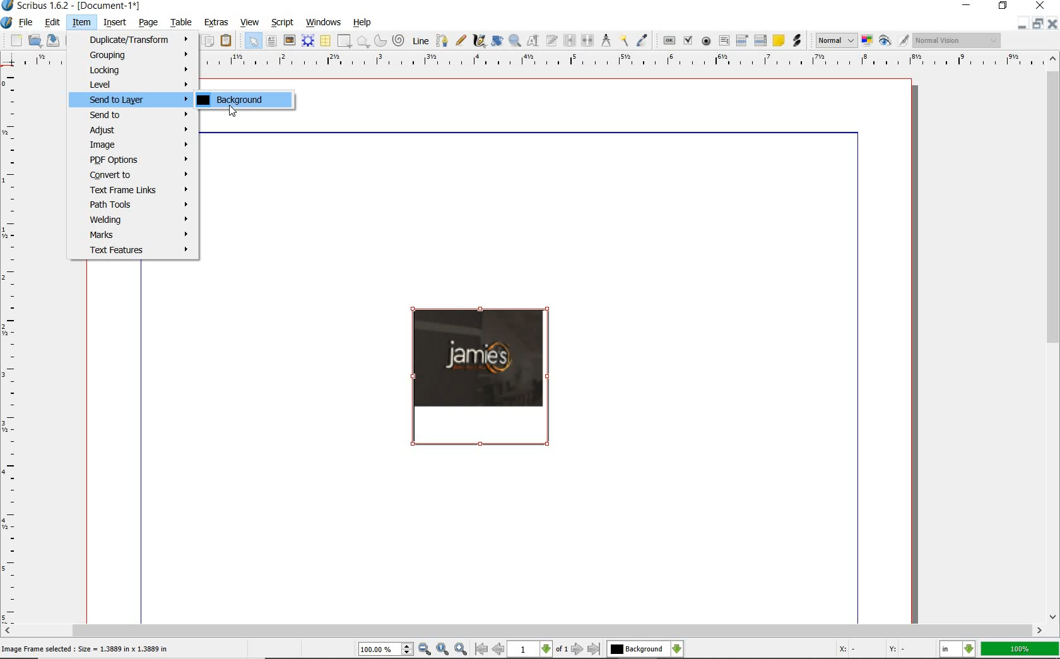 The width and height of the screenshot is (1060, 659). I want to click on image frame, so click(289, 41).